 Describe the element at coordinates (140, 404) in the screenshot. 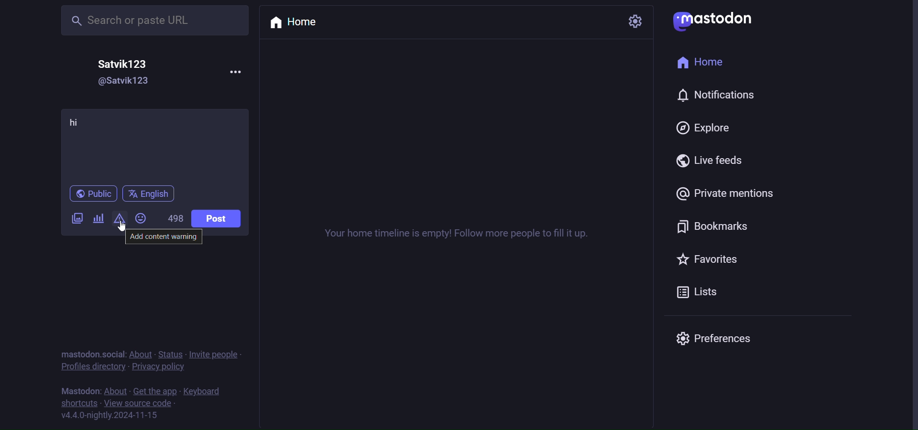

I see `source code` at that location.